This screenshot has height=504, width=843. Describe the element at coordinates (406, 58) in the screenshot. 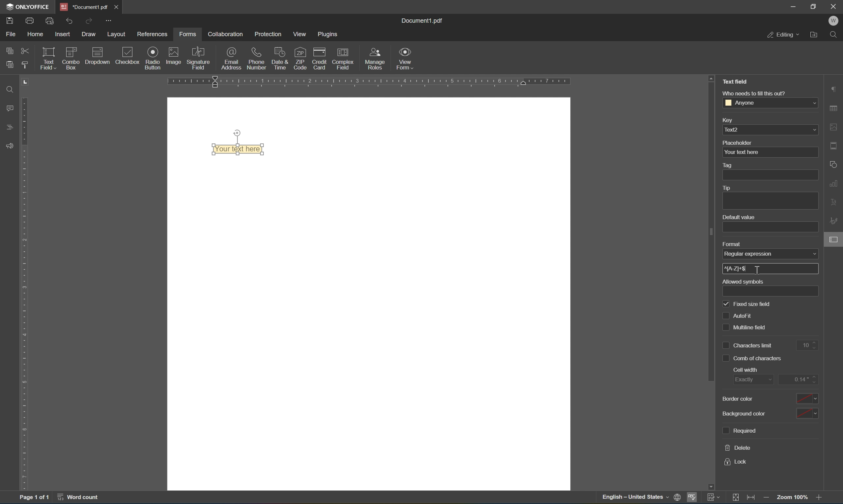

I see `view form` at that location.